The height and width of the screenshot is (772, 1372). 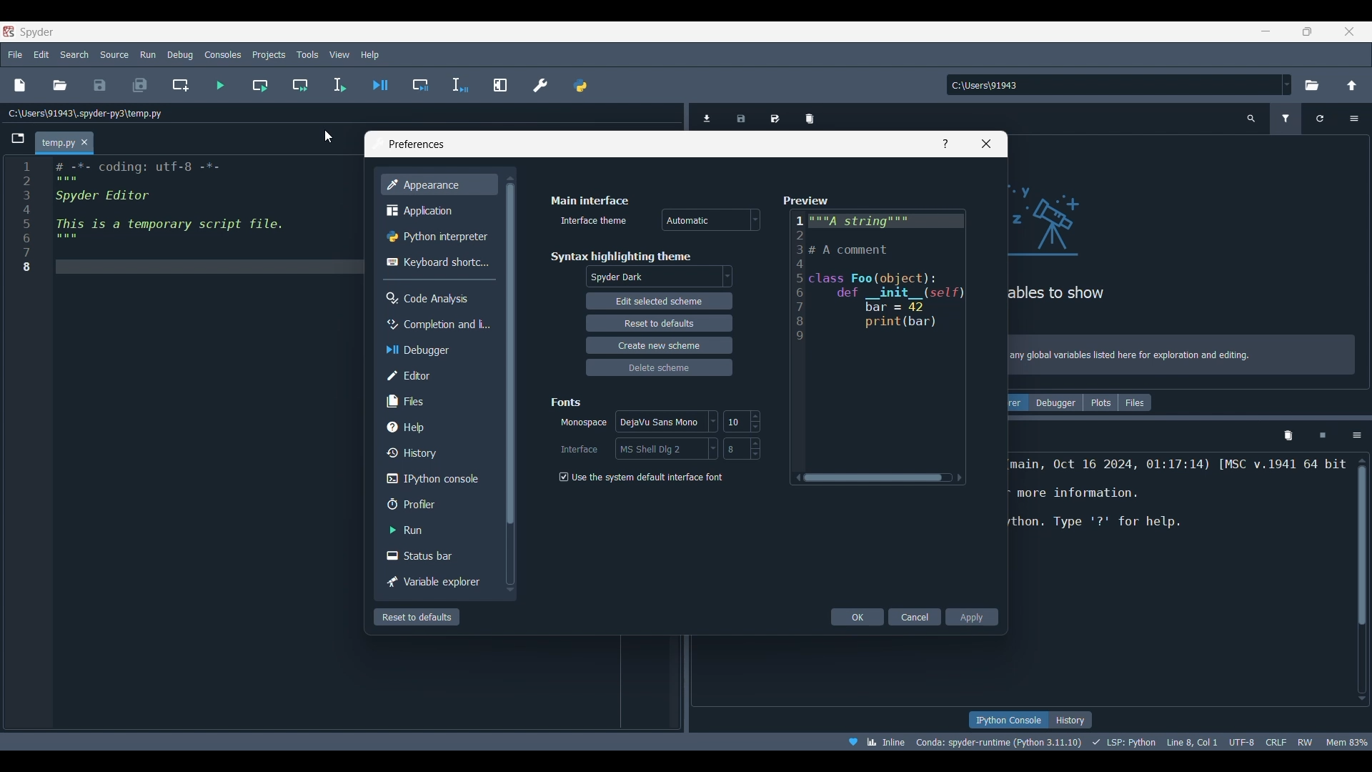 I want to click on Save file, so click(x=100, y=85).